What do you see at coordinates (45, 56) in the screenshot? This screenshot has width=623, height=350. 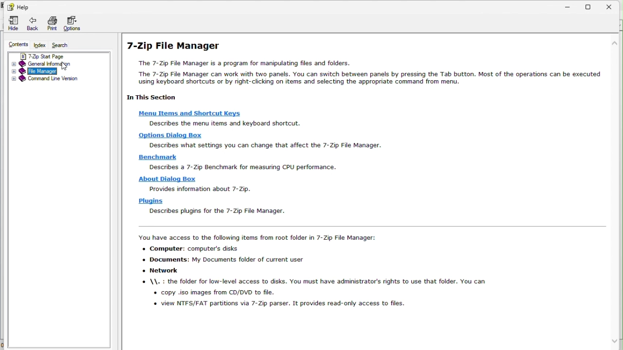 I see `7 zip start page` at bounding box center [45, 56].